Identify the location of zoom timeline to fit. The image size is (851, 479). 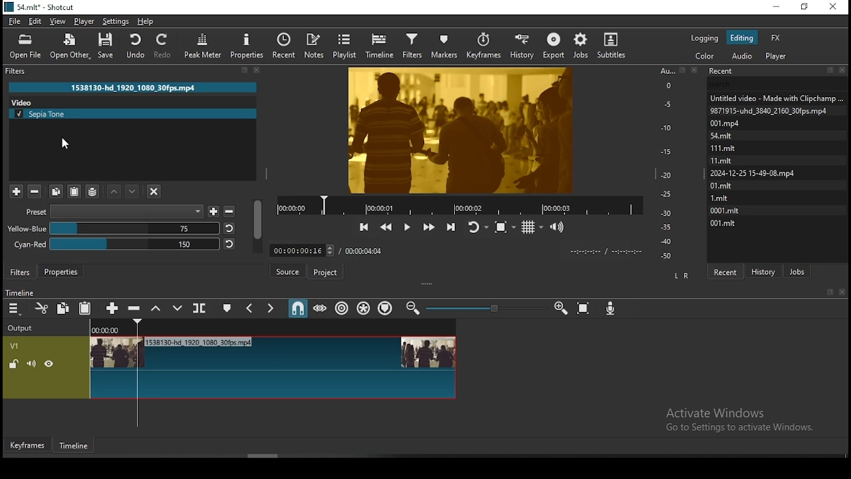
(586, 309).